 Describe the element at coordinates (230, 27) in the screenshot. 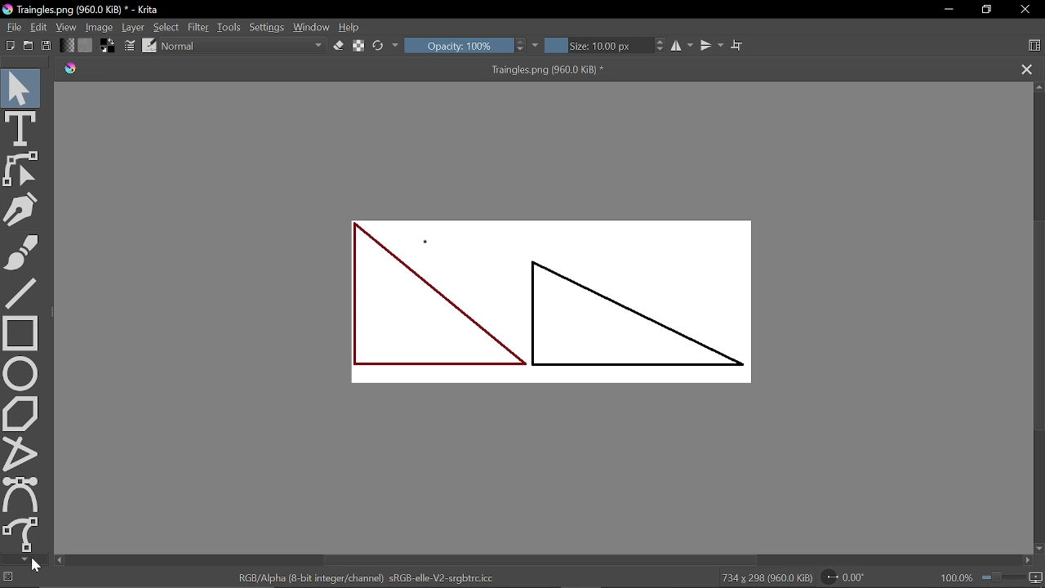

I see `Tools` at that location.